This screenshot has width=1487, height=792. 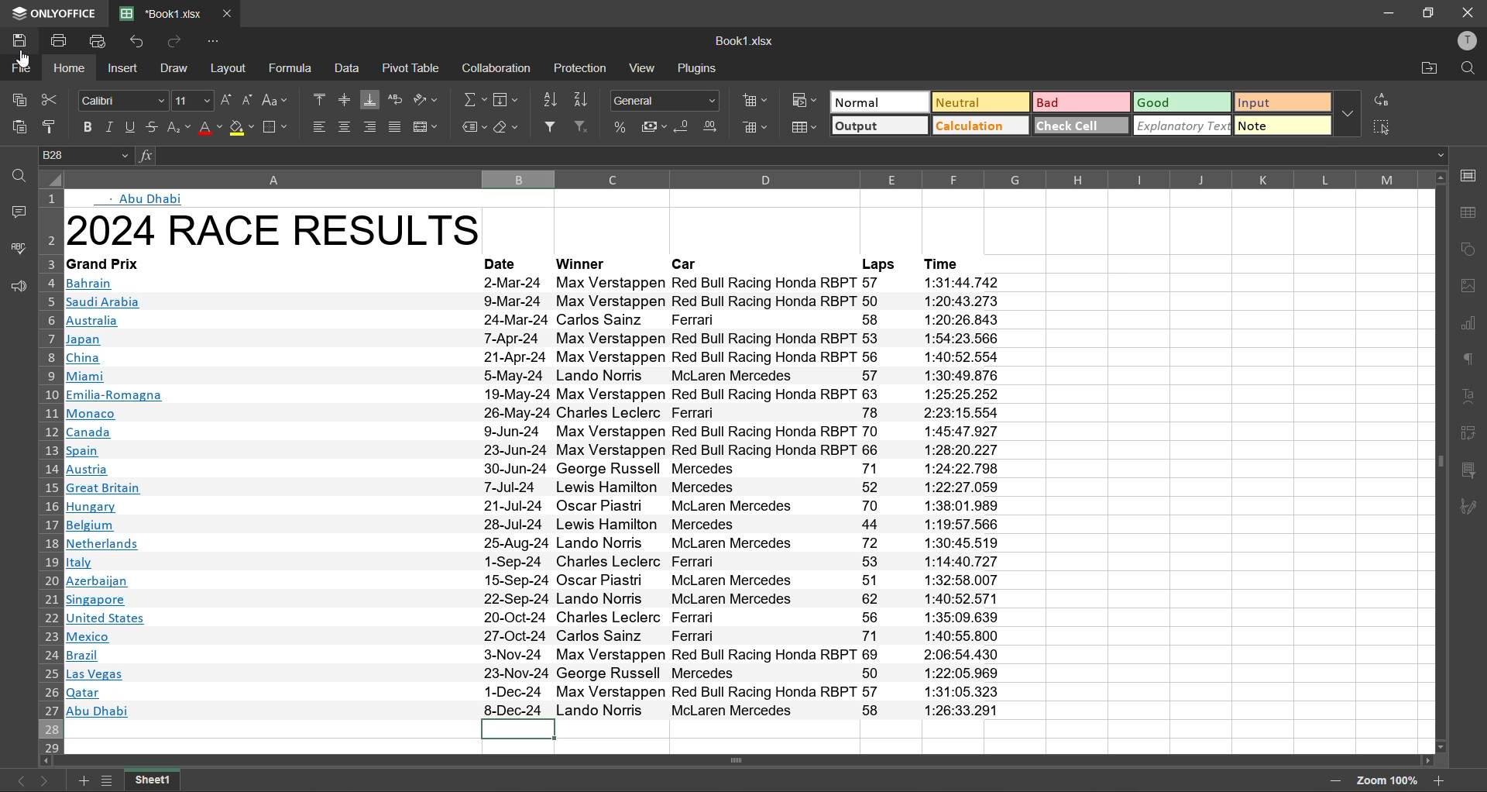 What do you see at coordinates (1472, 174) in the screenshot?
I see `call settings` at bounding box center [1472, 174].